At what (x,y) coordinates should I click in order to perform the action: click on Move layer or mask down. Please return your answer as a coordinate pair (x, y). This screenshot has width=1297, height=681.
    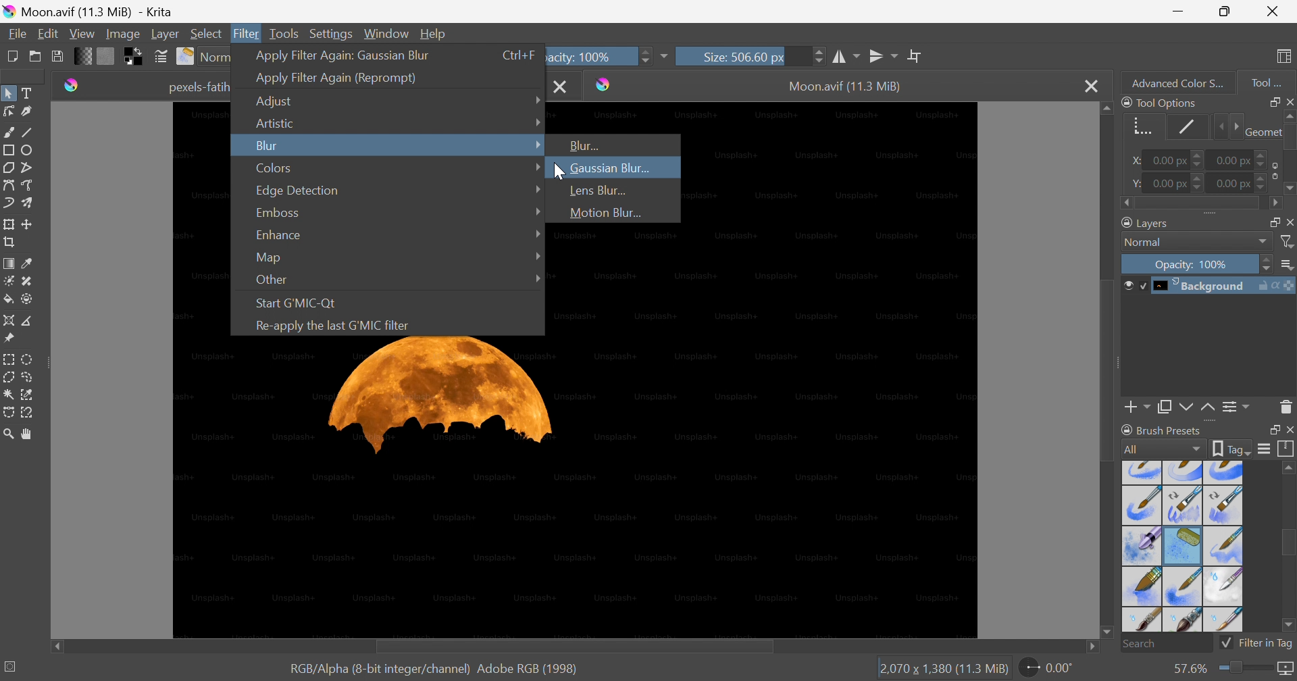
    Looking at the image, I should click on (1186, 408).